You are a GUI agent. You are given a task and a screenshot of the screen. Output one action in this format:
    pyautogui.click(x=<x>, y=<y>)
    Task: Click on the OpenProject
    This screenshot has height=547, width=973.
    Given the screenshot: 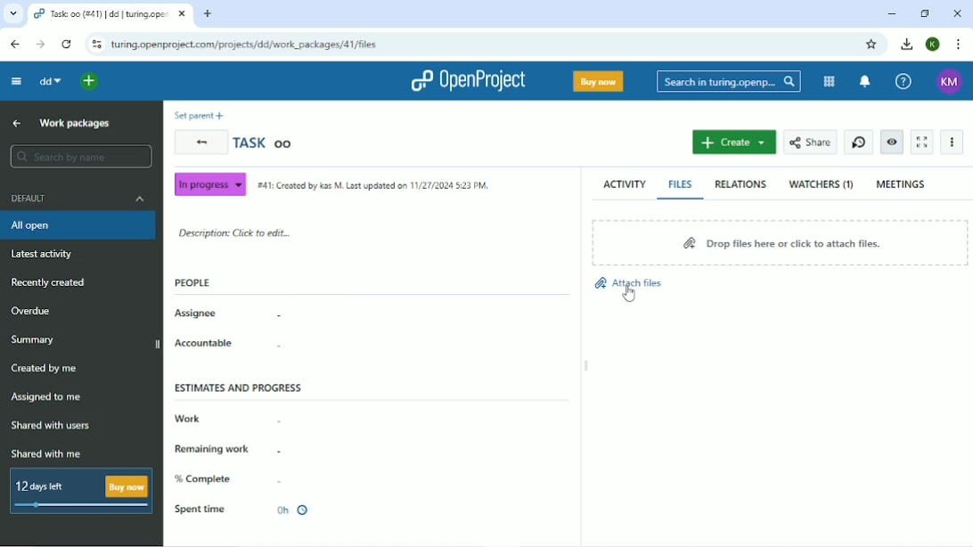 What is the action you would take?
    pyautogui.click(x=470, y=80)
    